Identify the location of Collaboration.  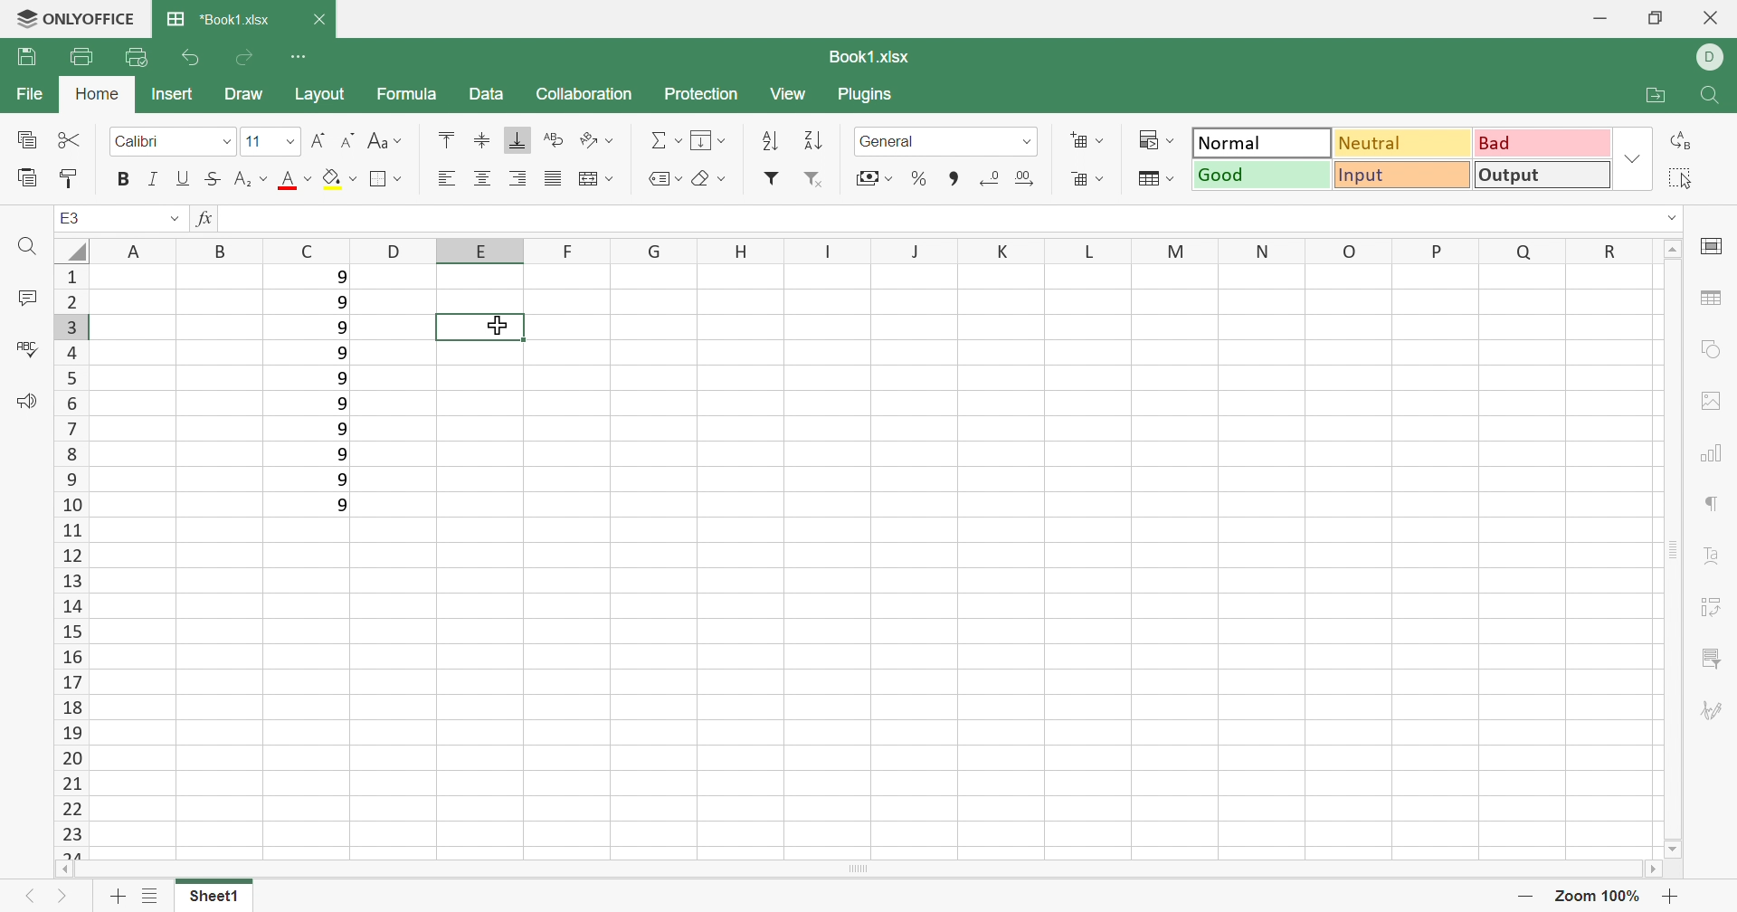
(587, 98).